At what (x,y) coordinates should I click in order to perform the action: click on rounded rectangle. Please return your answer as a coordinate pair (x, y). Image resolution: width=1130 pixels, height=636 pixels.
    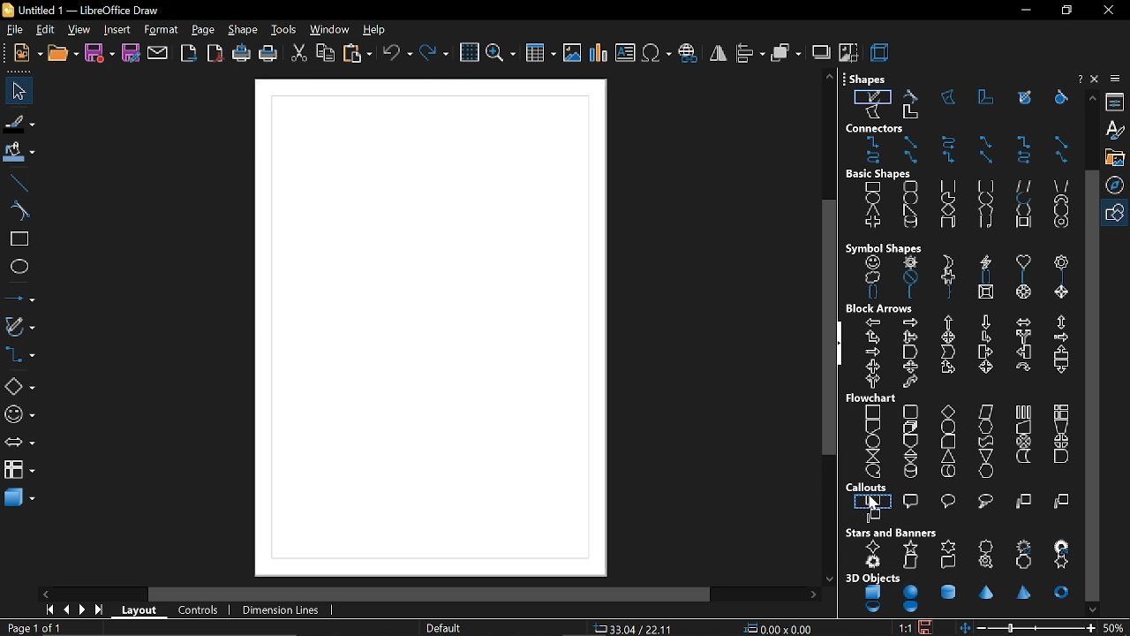
    Looking at the image, I should click on (909, 186).